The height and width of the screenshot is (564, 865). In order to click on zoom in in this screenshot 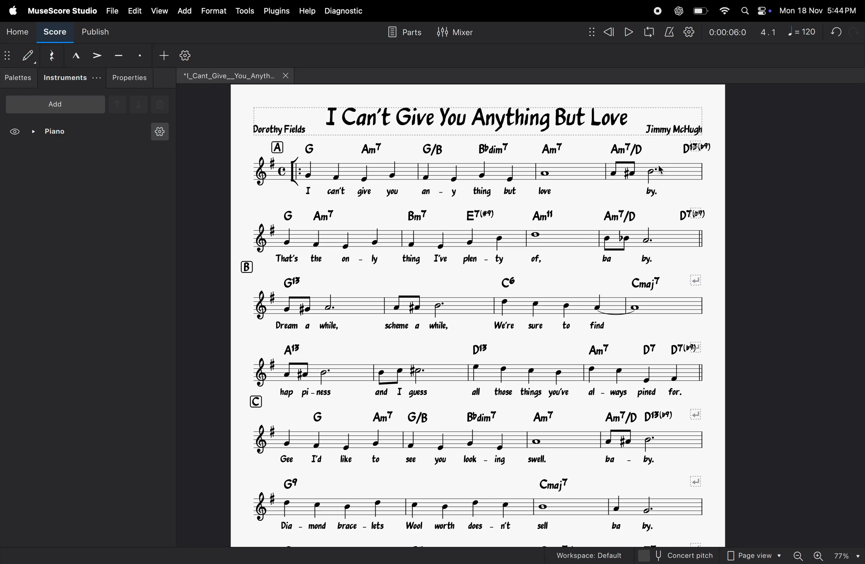, I will do `click(818, 555)`.